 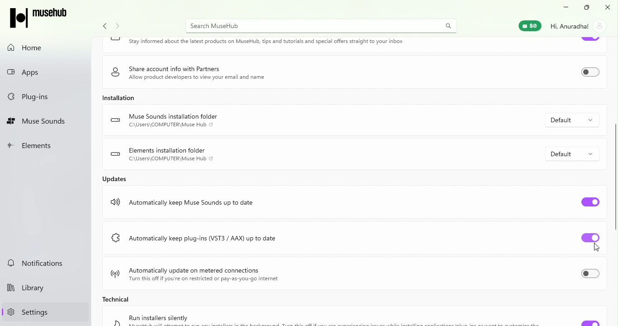 I want to click on Elements, so click(x=45, y=147).